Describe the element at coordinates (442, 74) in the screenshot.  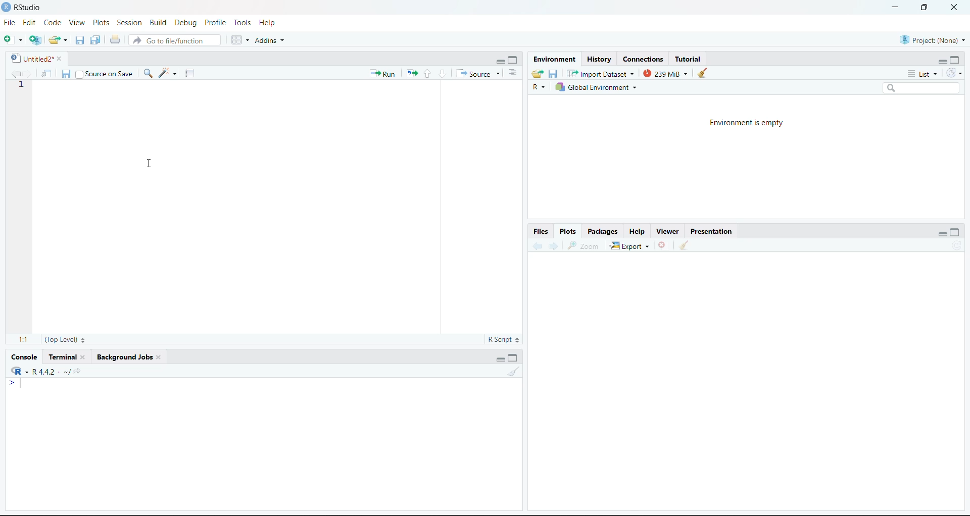
I see `Go to next section/chunk (Ctrl + pgDn)` at that location.